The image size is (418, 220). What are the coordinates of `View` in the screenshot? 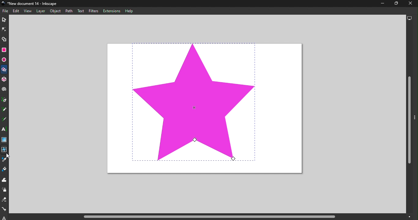 It's located at (28, 11).